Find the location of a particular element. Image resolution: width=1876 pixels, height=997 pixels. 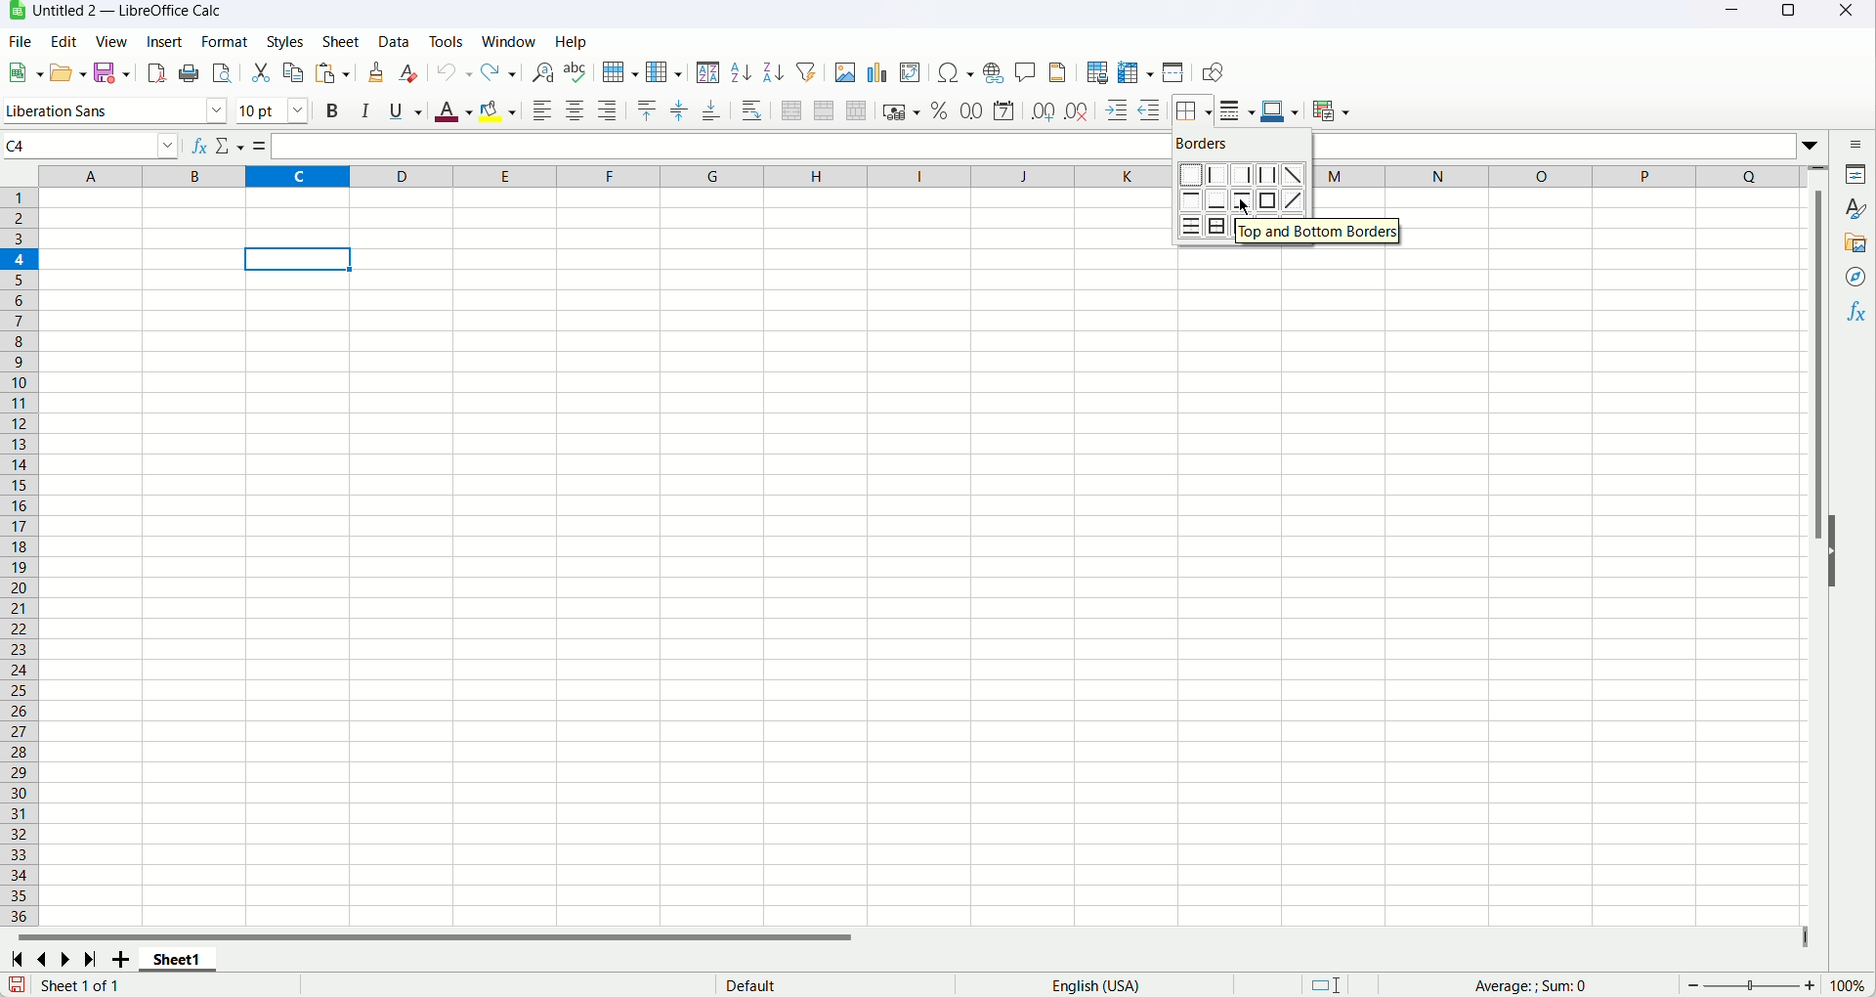

Save is located at coordinates (110, 73).